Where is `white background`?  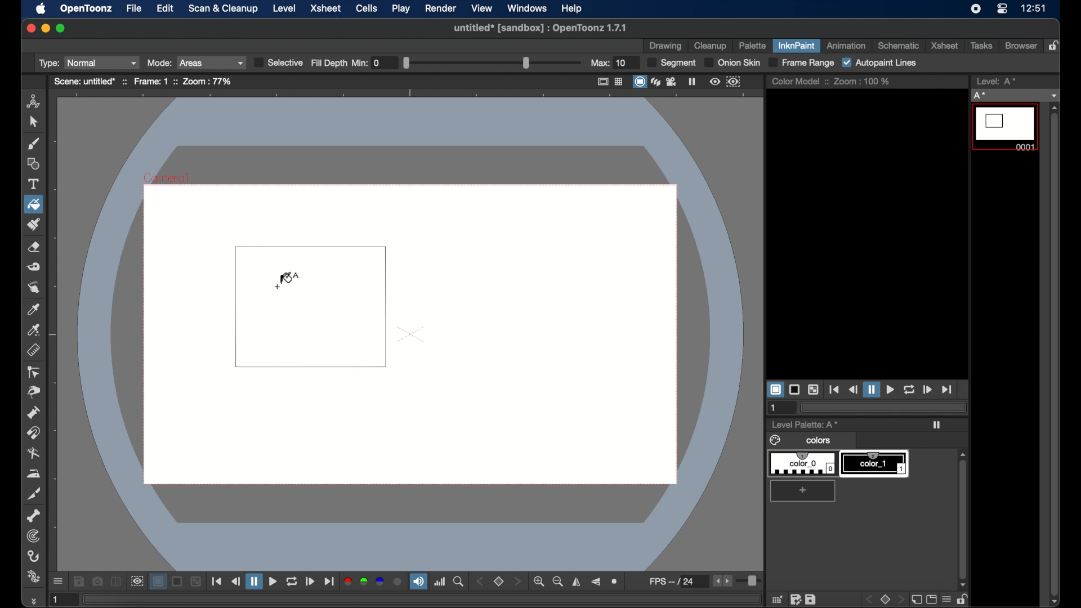
white background is located at coordinates (775, 390).